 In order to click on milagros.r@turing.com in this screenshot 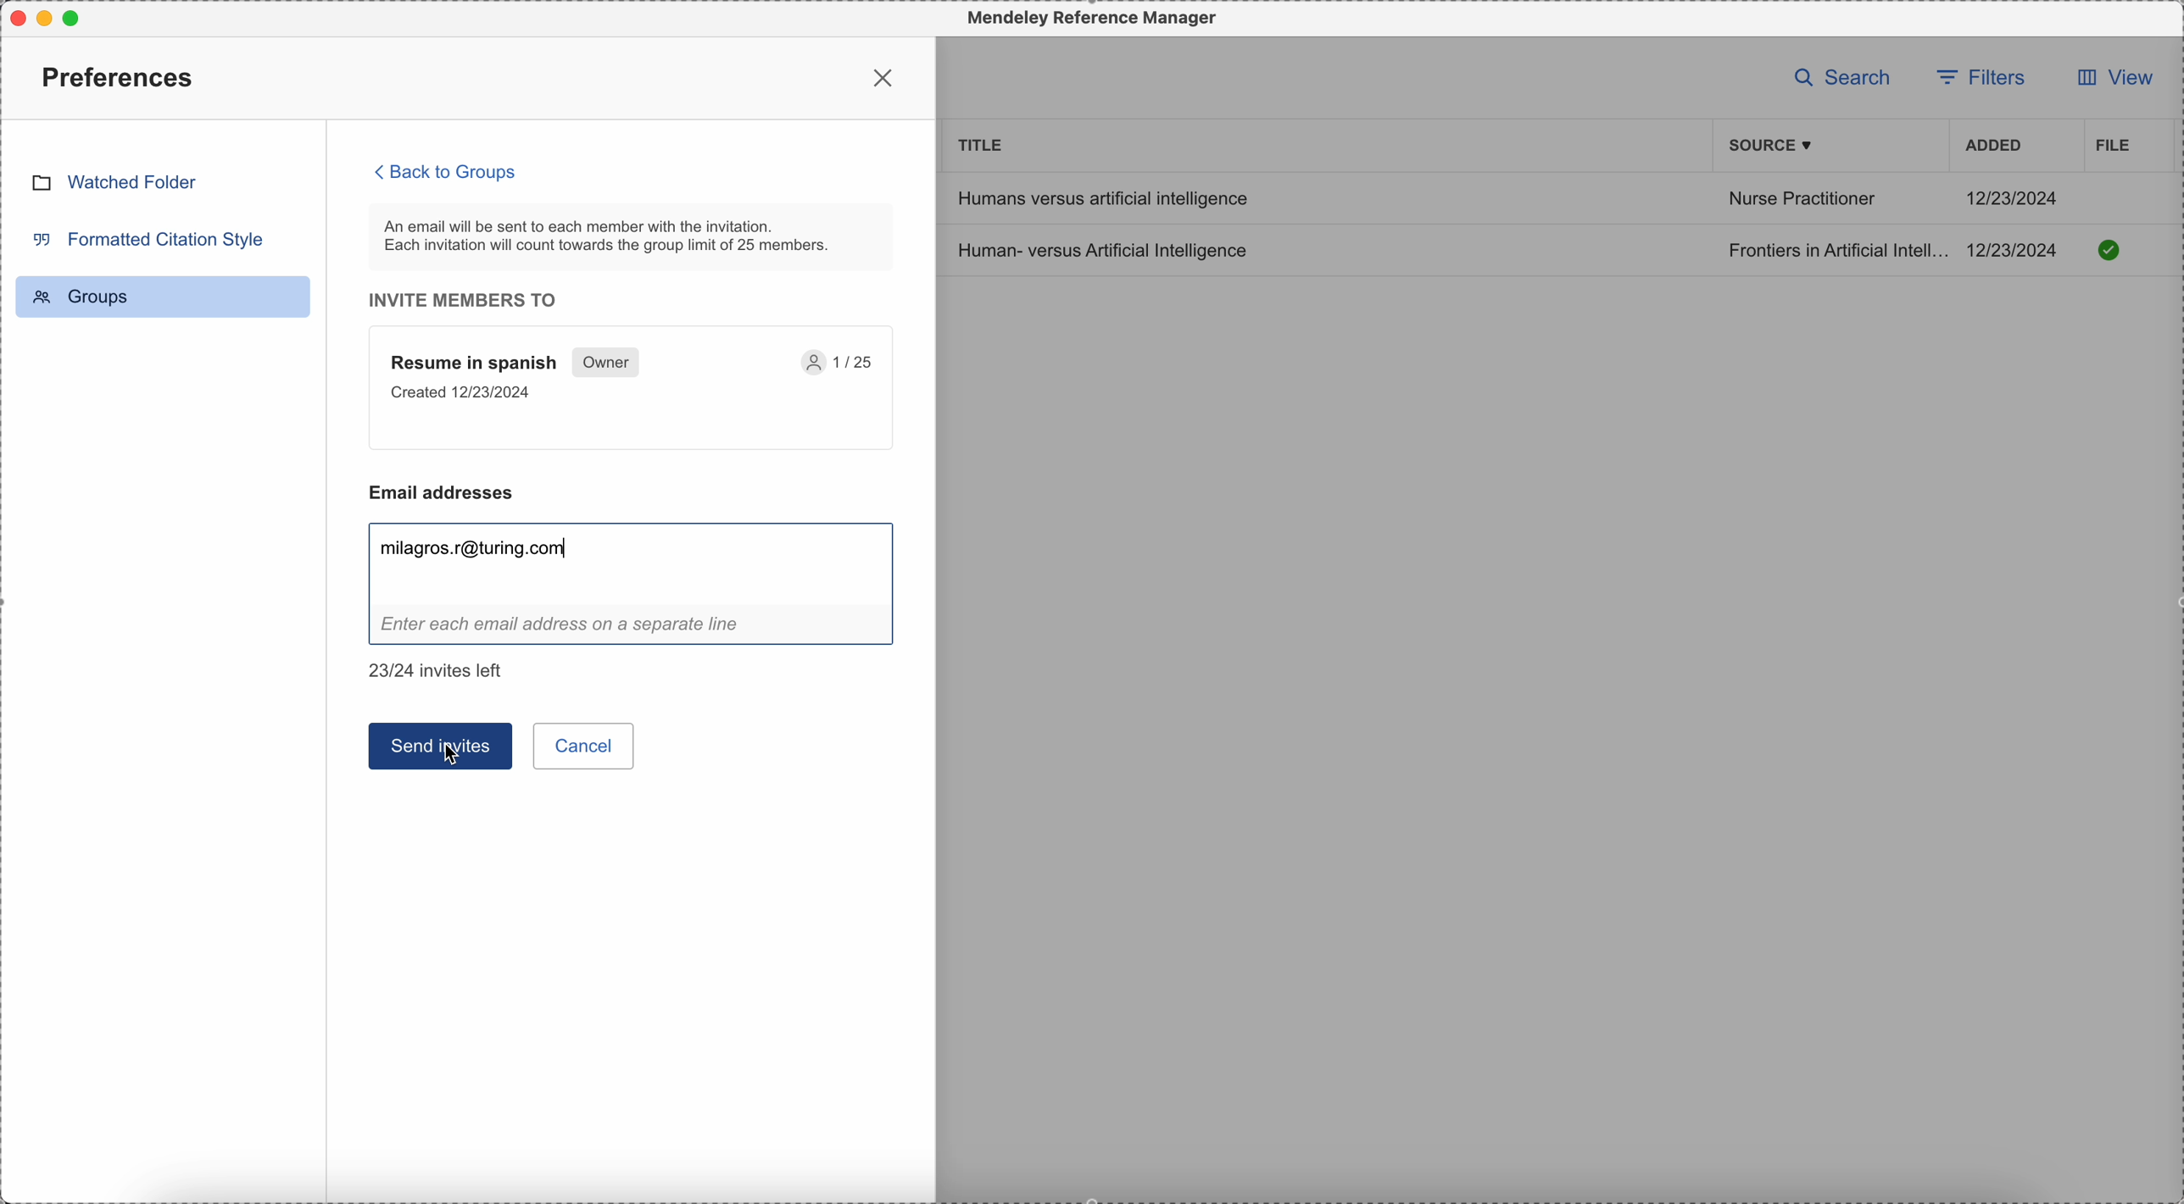, I will do `click(479, 549)`.